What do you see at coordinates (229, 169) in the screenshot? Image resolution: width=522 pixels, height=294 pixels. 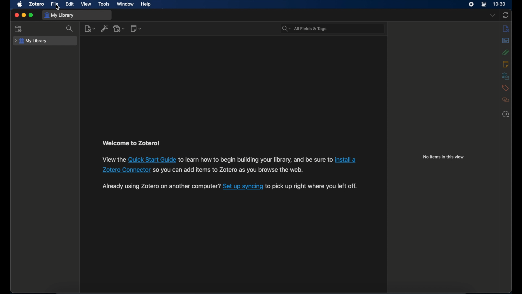 I see `` at bounding box center [229, 169].